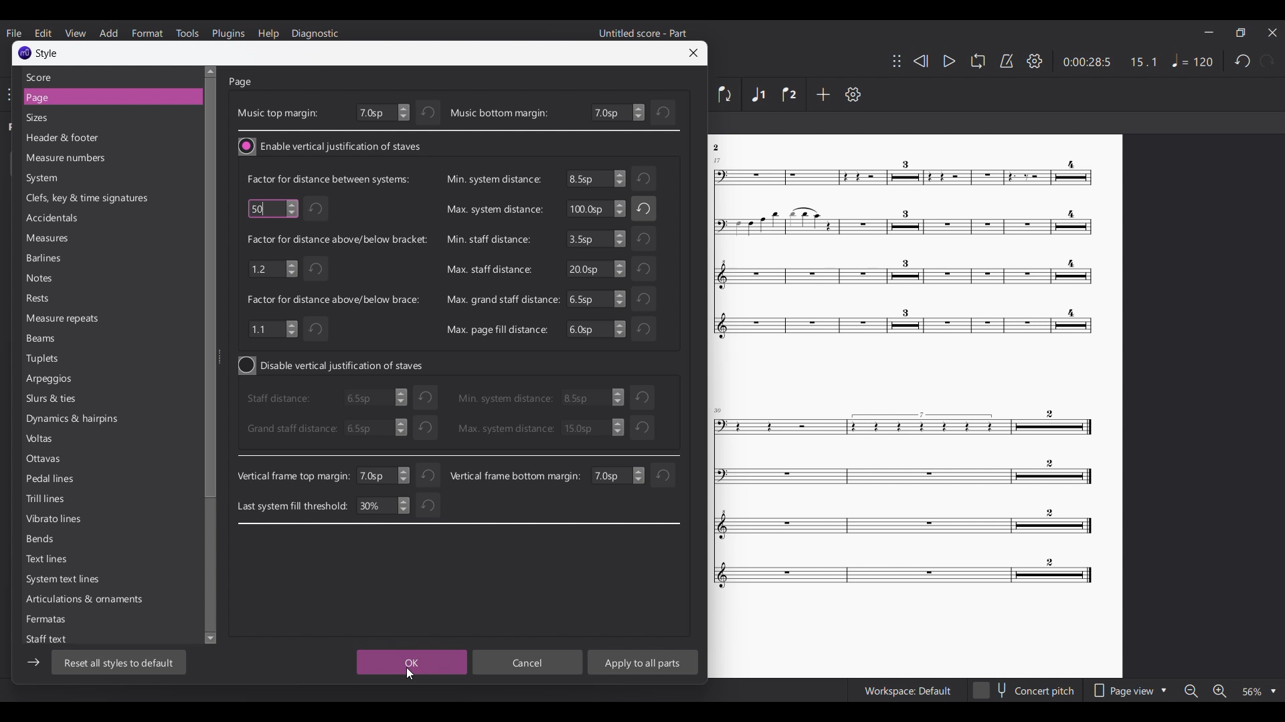 The width and height of the screenshot is (1285, 722). I want to click on Undo, so click(646, 268).